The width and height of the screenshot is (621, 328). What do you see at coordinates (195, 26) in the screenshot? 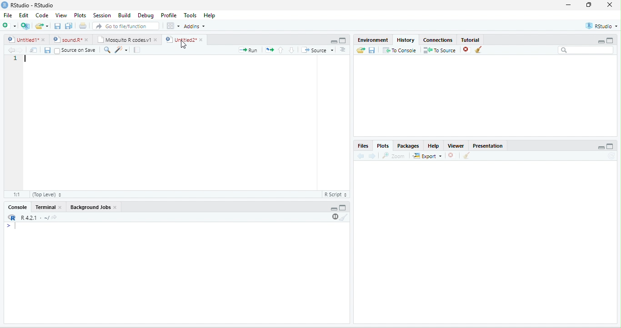
I see `Addins` at bounding box center [195, 26].